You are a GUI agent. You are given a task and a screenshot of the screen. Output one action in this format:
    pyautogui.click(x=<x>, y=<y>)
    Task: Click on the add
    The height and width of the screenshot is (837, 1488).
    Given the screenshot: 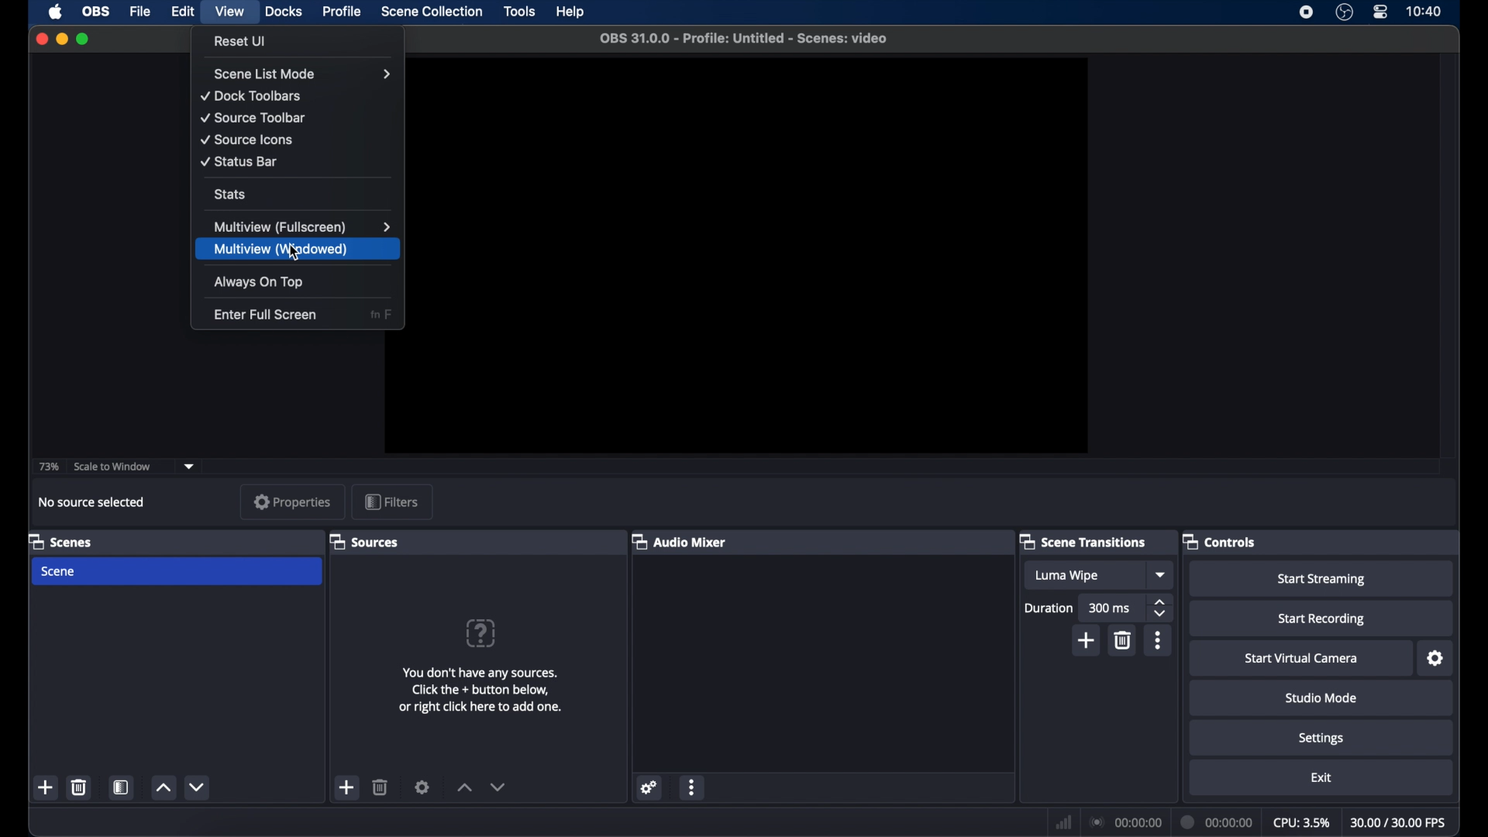 What is the action you would take?
    pyautogui.click(x=347, y=787)
    